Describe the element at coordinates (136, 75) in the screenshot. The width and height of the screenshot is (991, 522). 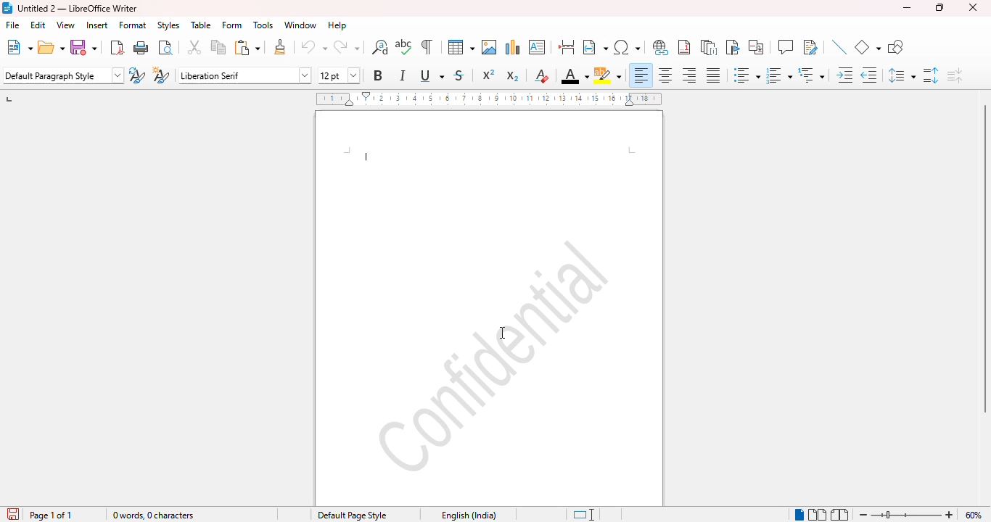
I see `update selected style` at that location.